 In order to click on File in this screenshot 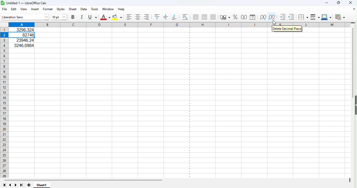, I will do `click(4, 9)`.